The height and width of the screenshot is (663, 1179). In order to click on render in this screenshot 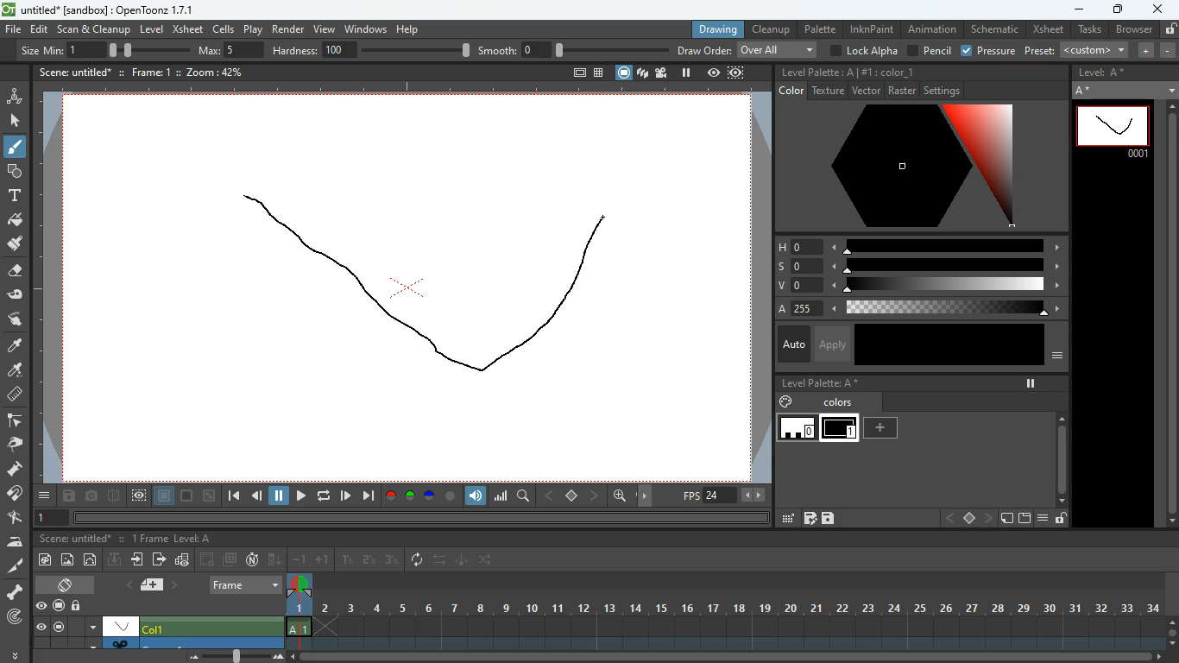, I will do `click(289, 28)`.